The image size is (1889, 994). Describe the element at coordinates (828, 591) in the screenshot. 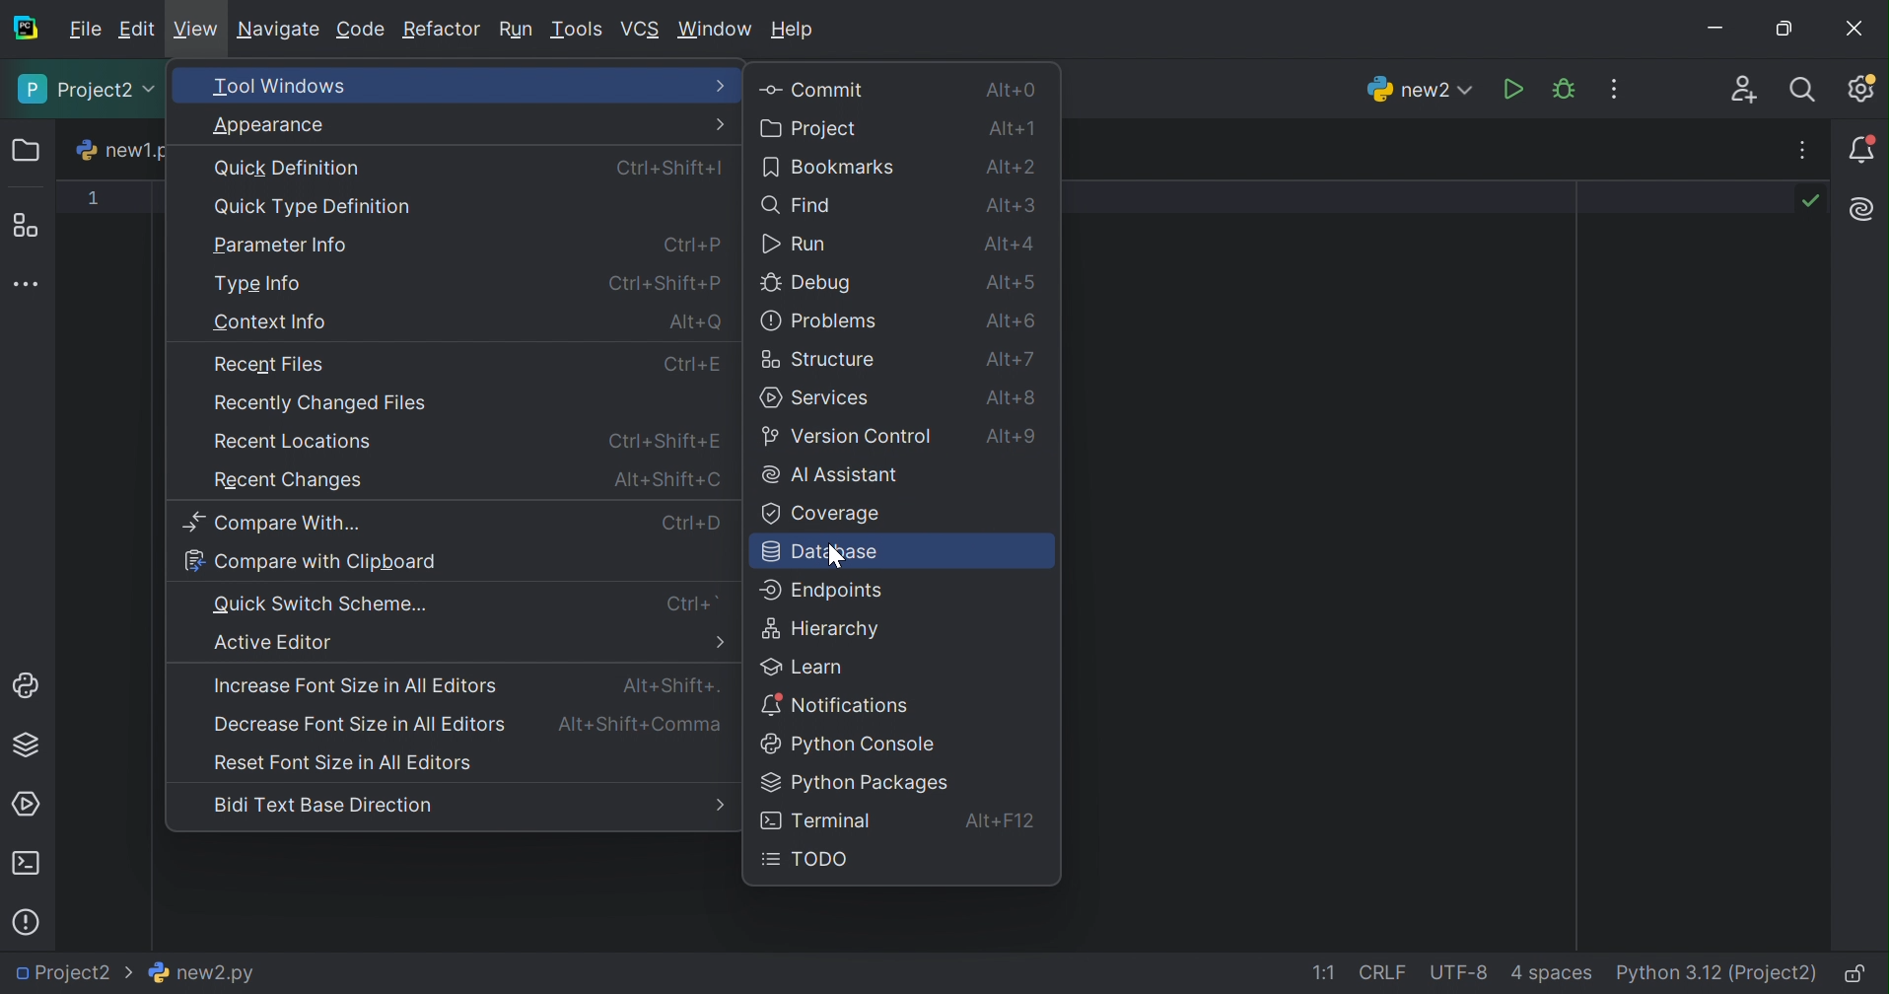

I see `Endpoints` at that location.